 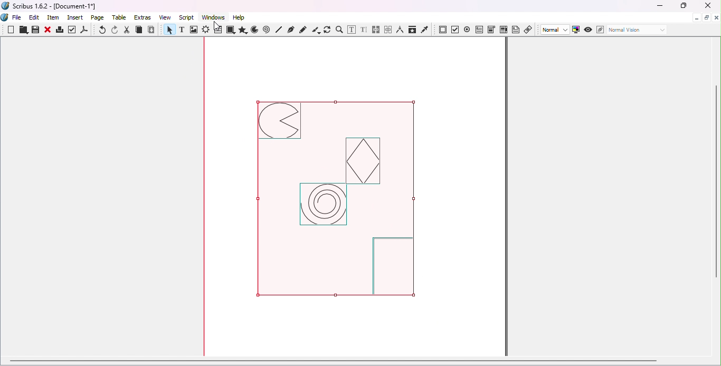 What do you see at coordinates (316, 30) in the screenshot?
I see `Calligraphic line` at bounding box center [316, 30].